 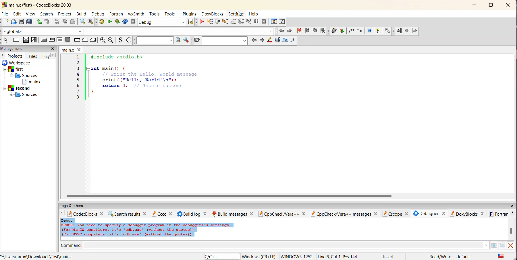 What do you see at coordinates (73, 22) in the screenshot?
I see `paste` at bounding box center [73, 22].